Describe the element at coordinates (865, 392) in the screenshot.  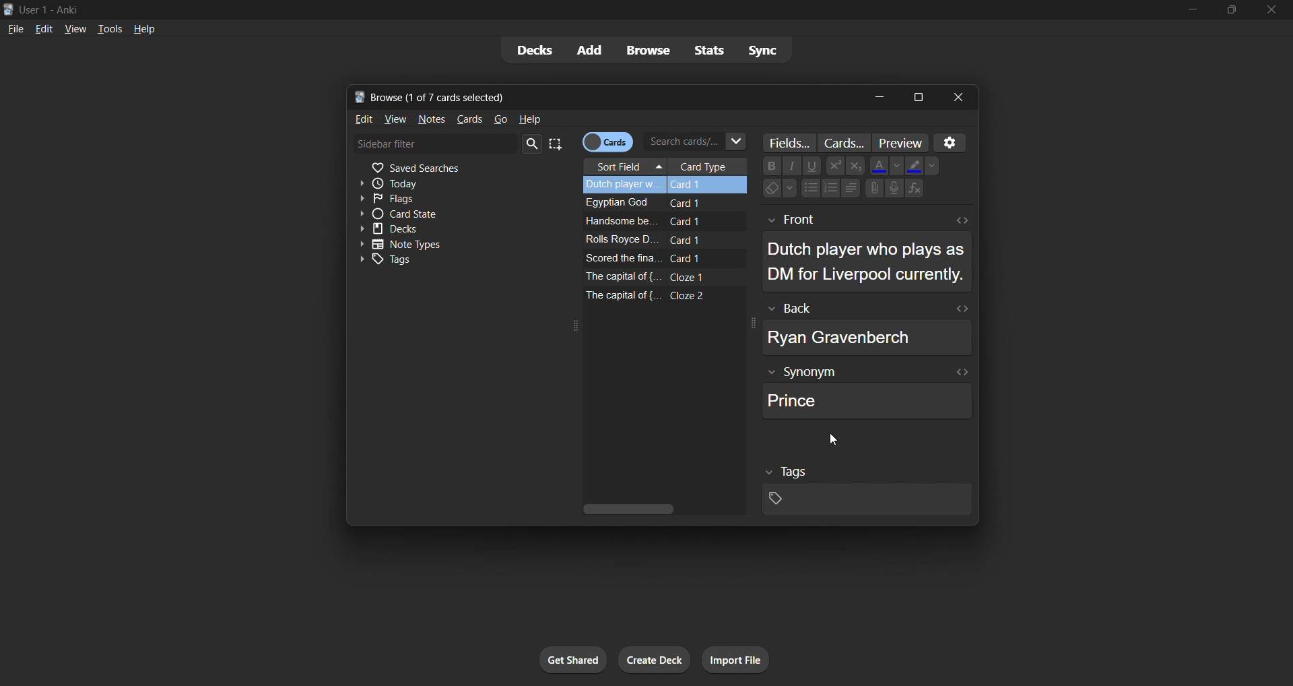
I see `synonym field data ` at that location.